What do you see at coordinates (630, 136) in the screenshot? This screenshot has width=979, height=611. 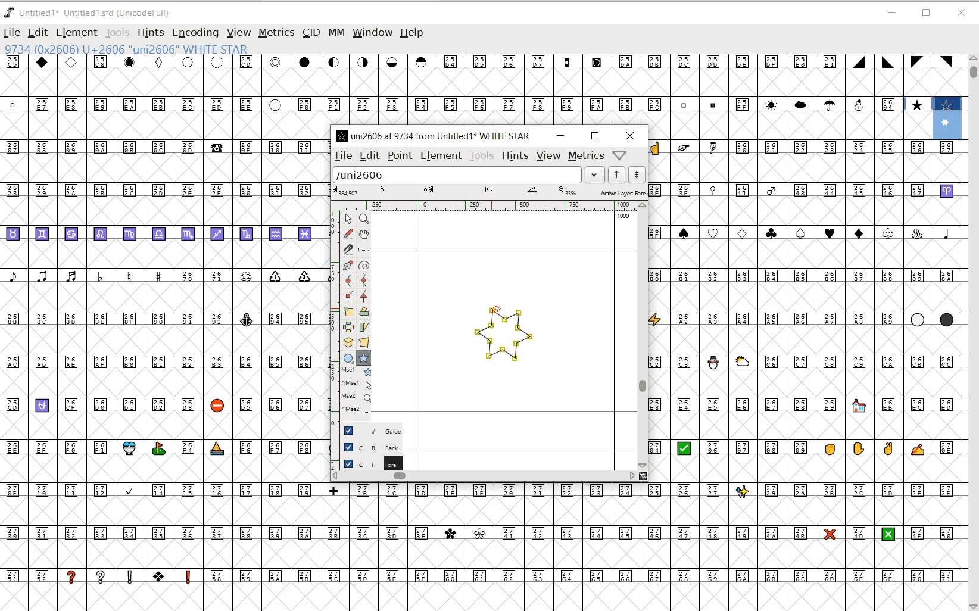 I see `CLOSE` at bounding box center [630, 136].